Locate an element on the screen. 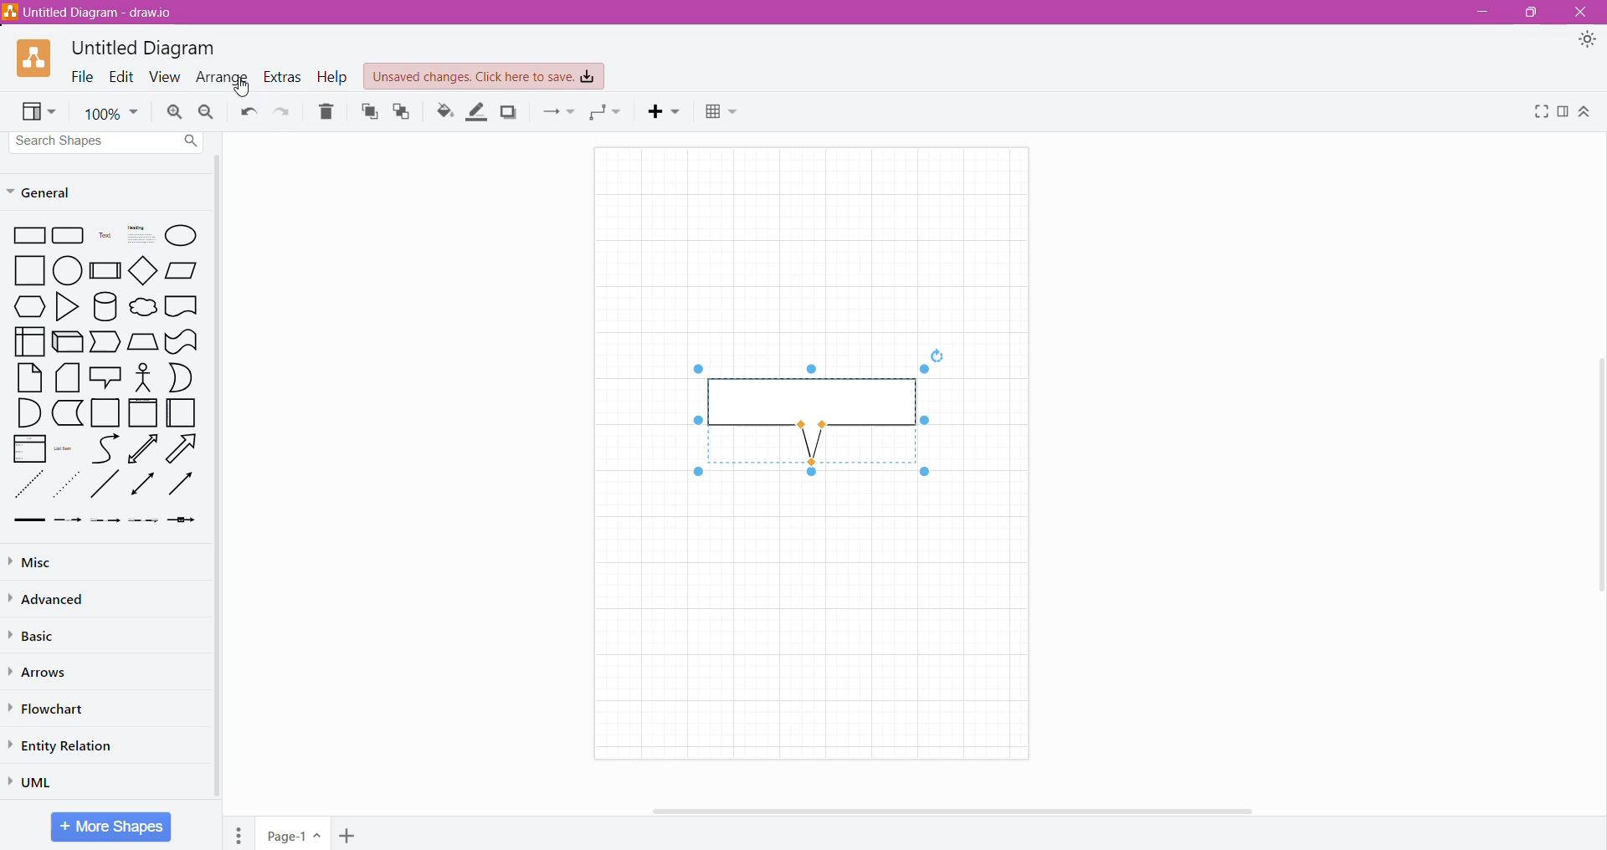  To Front is located at coordinates (367, 111).